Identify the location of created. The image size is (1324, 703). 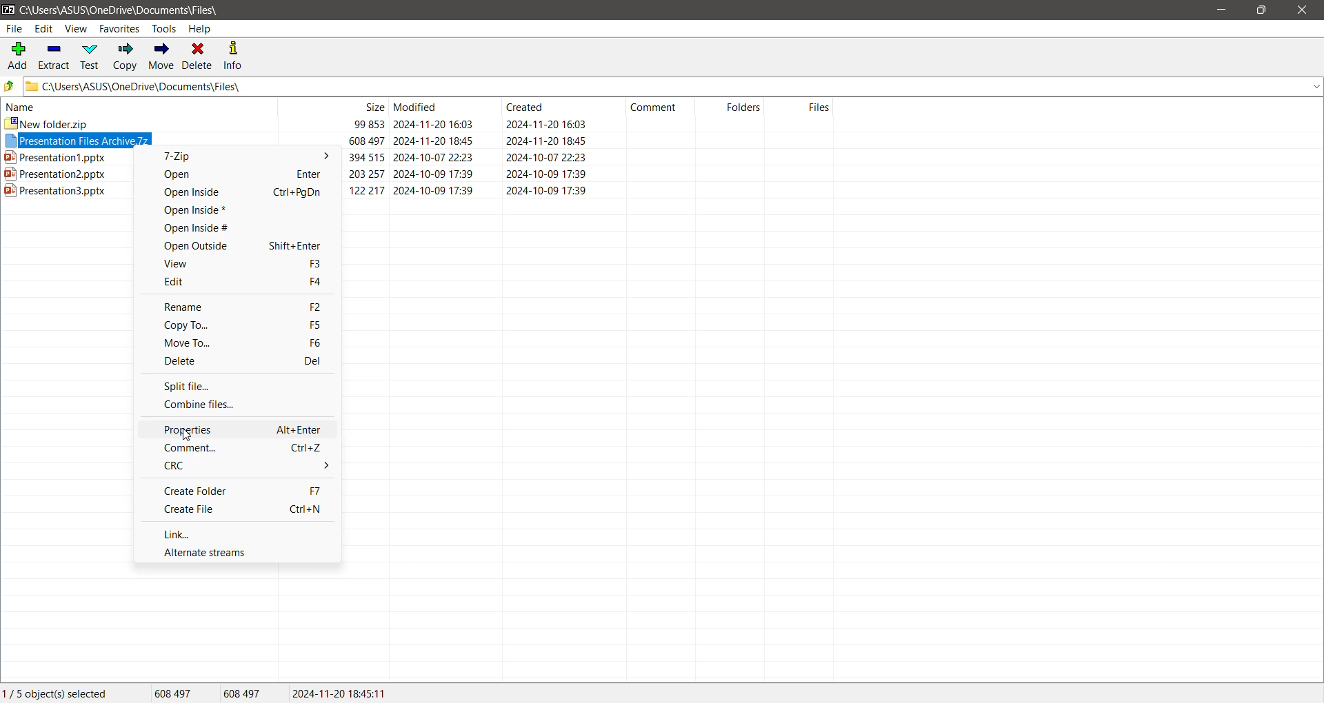
(556, 108).